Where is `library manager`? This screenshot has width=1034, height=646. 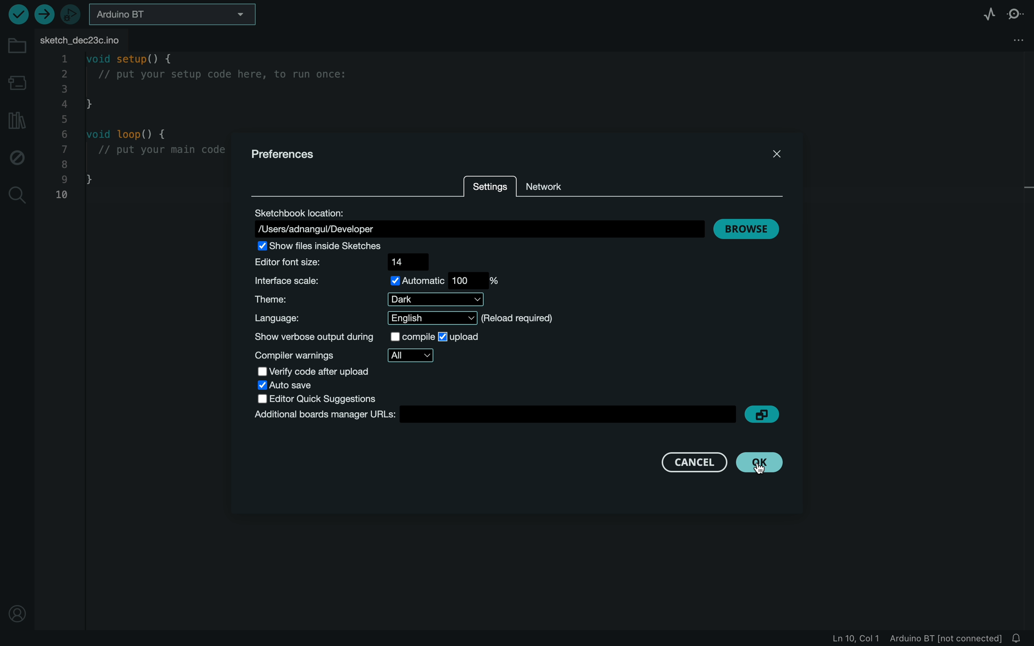
library manager is located at coordinates (16, 121).